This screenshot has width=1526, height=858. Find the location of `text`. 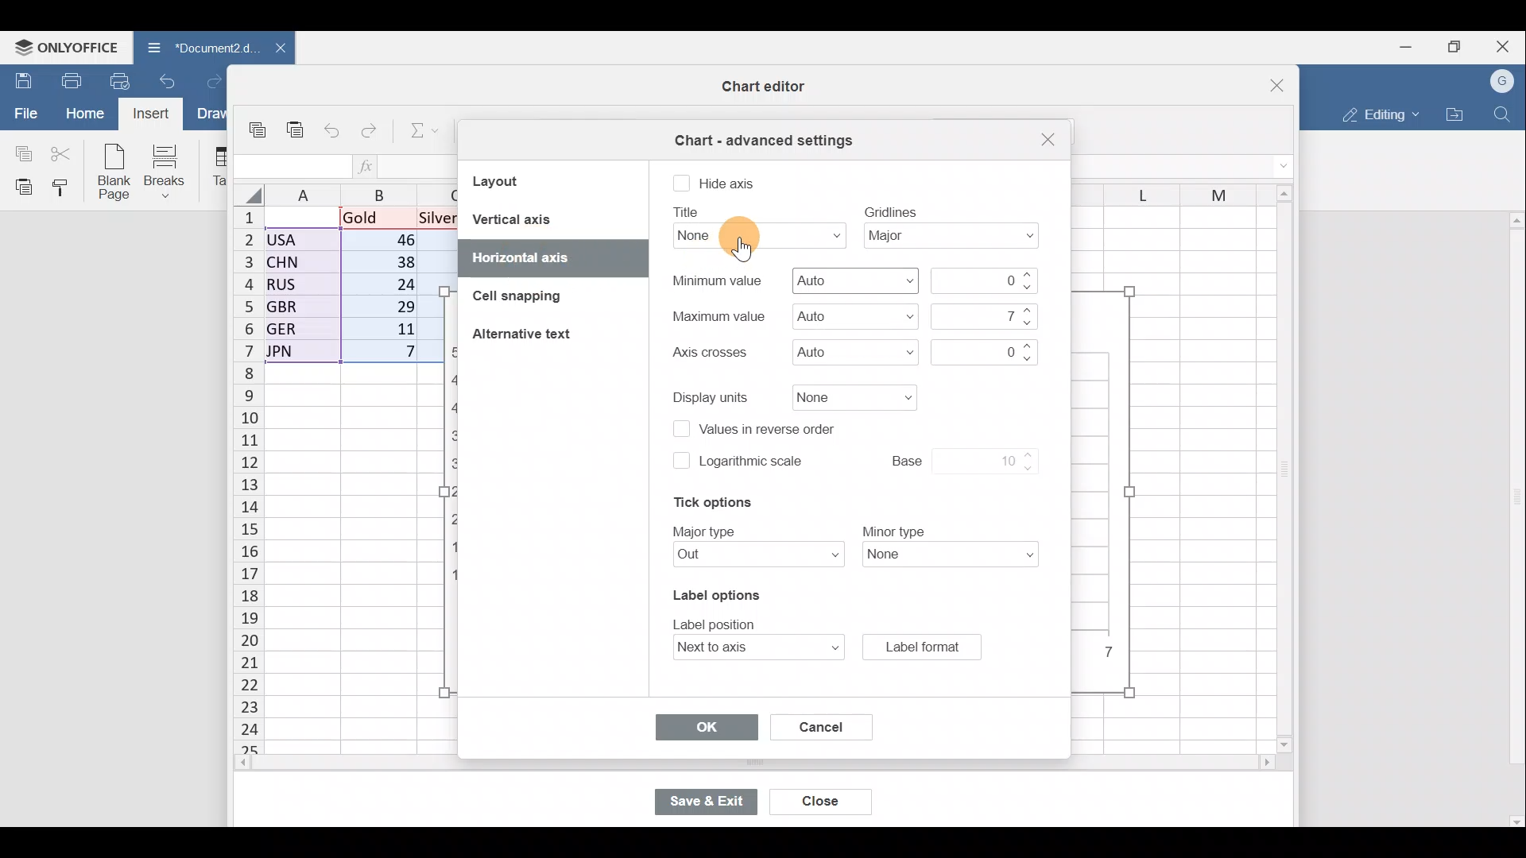

text is located at coordinates (712, 396).